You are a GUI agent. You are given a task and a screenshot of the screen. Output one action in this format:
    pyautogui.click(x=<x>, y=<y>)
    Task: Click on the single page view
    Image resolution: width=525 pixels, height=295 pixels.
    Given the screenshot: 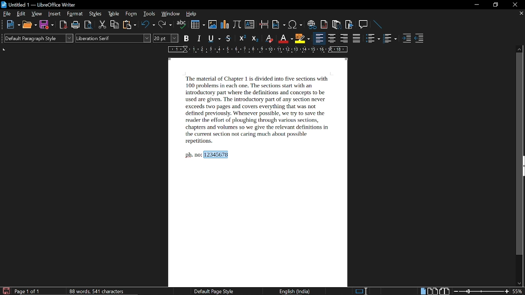 What is the action you would take?
    pyautogui.click(x=422, y=291)
    